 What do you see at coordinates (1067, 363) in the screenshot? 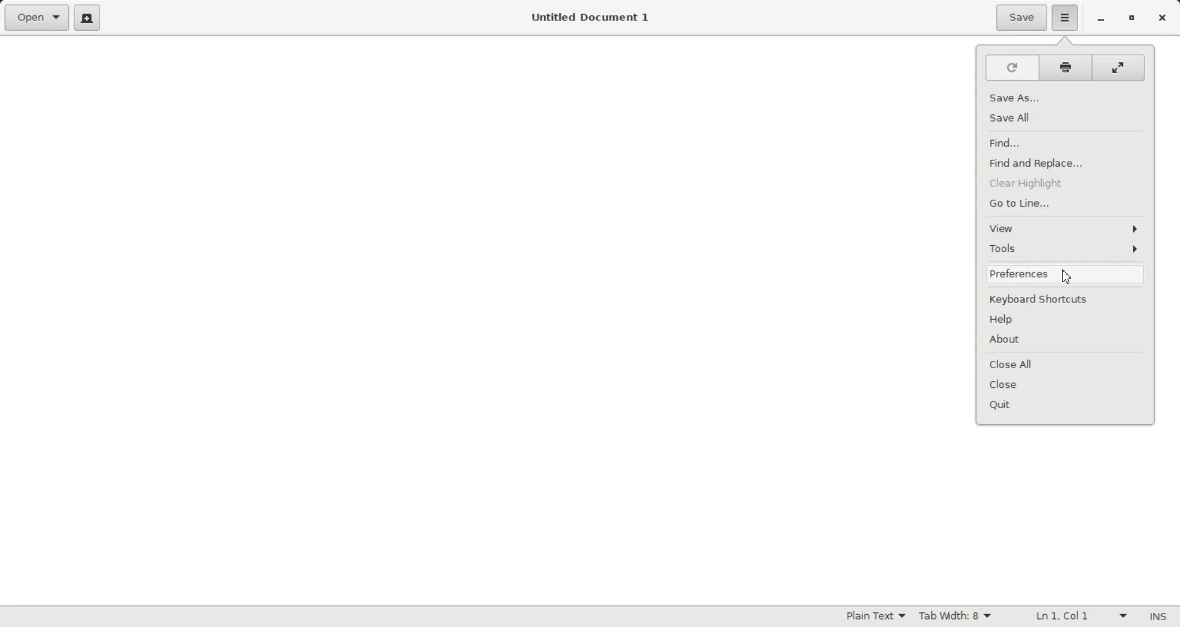
I see `Close All` at bounding box center [1067, 363].